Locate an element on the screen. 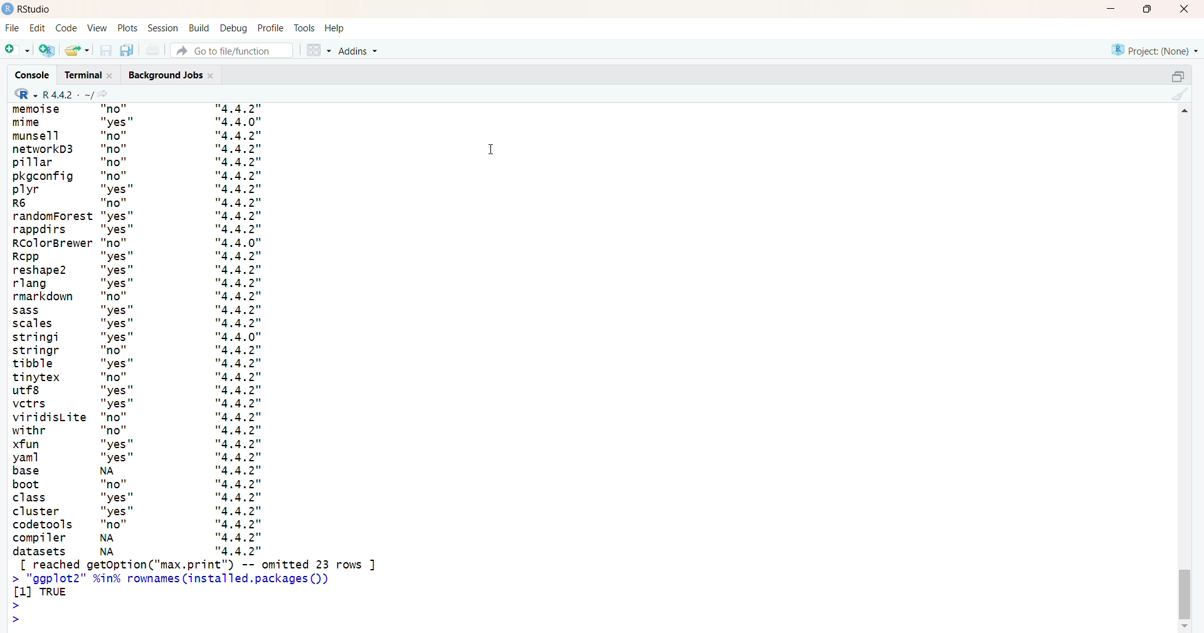  collapse is located at coordinates (1173, 78).